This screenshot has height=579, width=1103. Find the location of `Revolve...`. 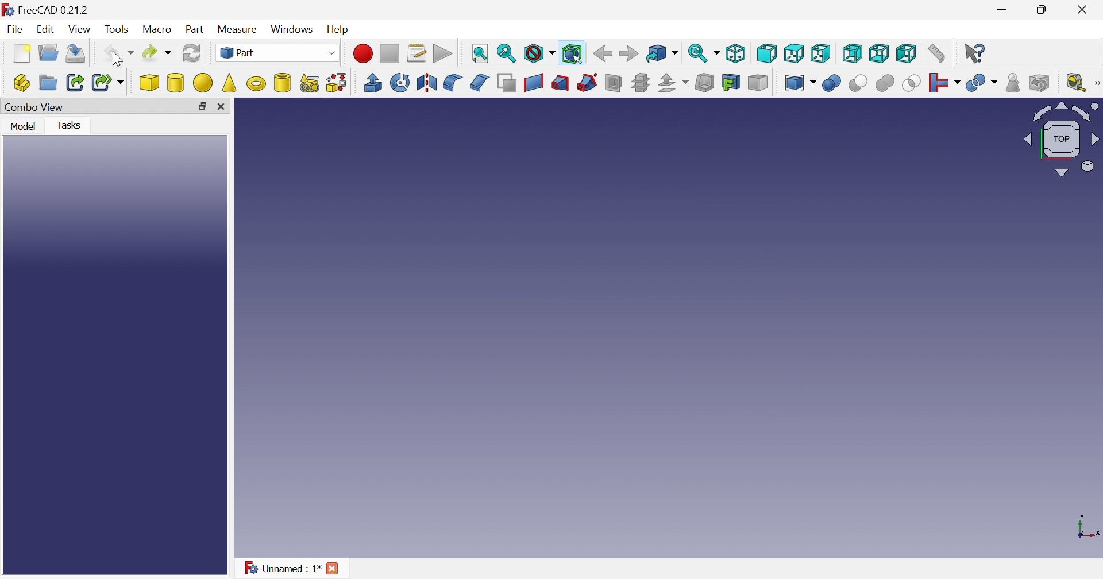

Revolve... is located at coordinates (399, 82).